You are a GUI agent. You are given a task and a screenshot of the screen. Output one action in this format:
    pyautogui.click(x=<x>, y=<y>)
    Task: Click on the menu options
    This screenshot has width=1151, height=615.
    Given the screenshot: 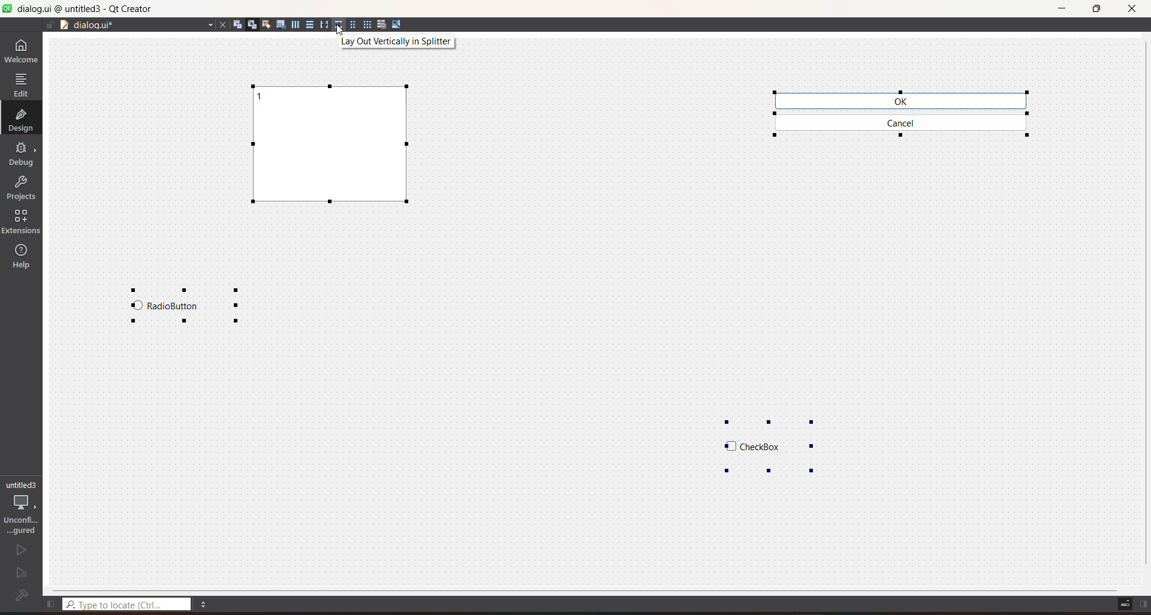 What is the action you would take?
    pyautogui.click(x=207, y=605)
    